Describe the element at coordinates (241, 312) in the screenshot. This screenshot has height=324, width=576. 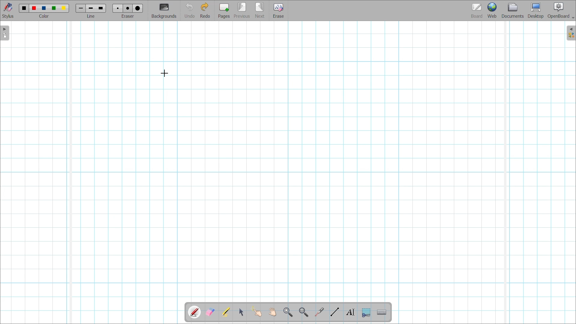
I see `Select and modify objects` at that location.